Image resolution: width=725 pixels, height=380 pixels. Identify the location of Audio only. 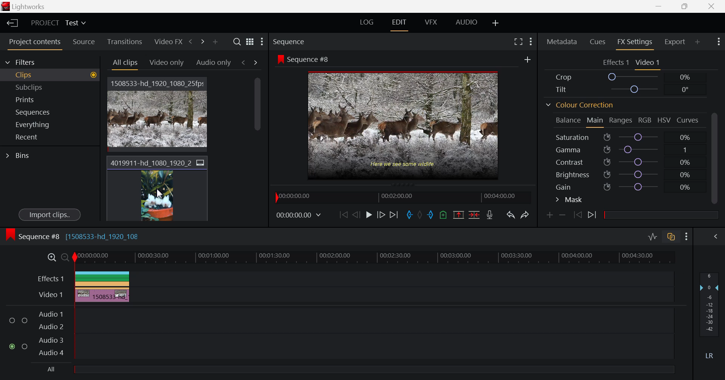
(213, 62).